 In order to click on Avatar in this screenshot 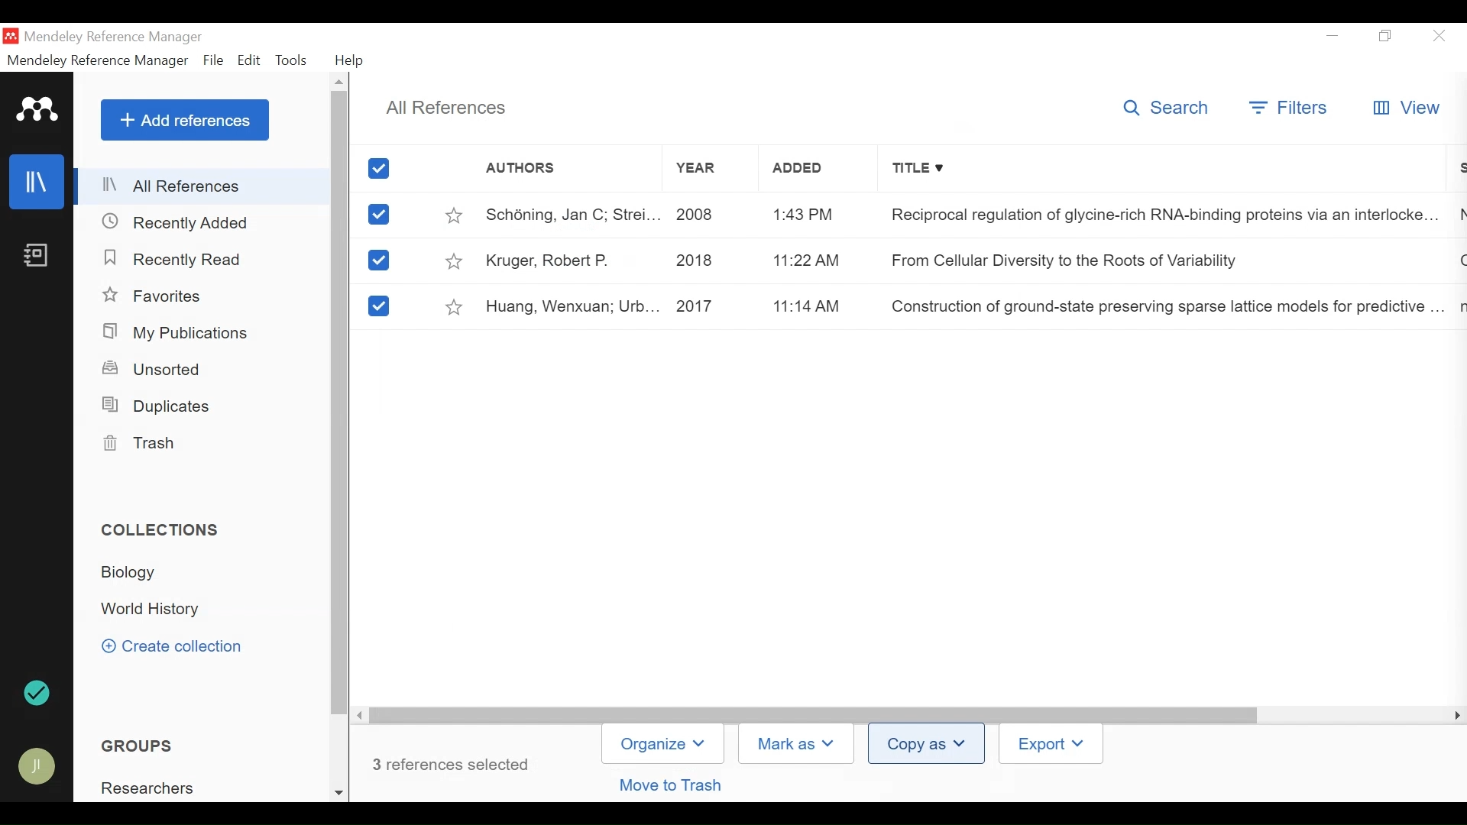, I will do `click(37, 768)`.